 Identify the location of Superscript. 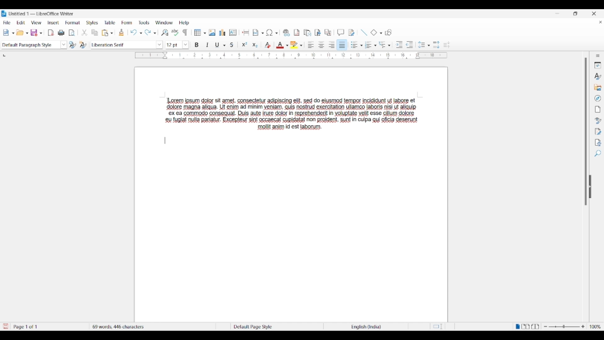
(244, 45).